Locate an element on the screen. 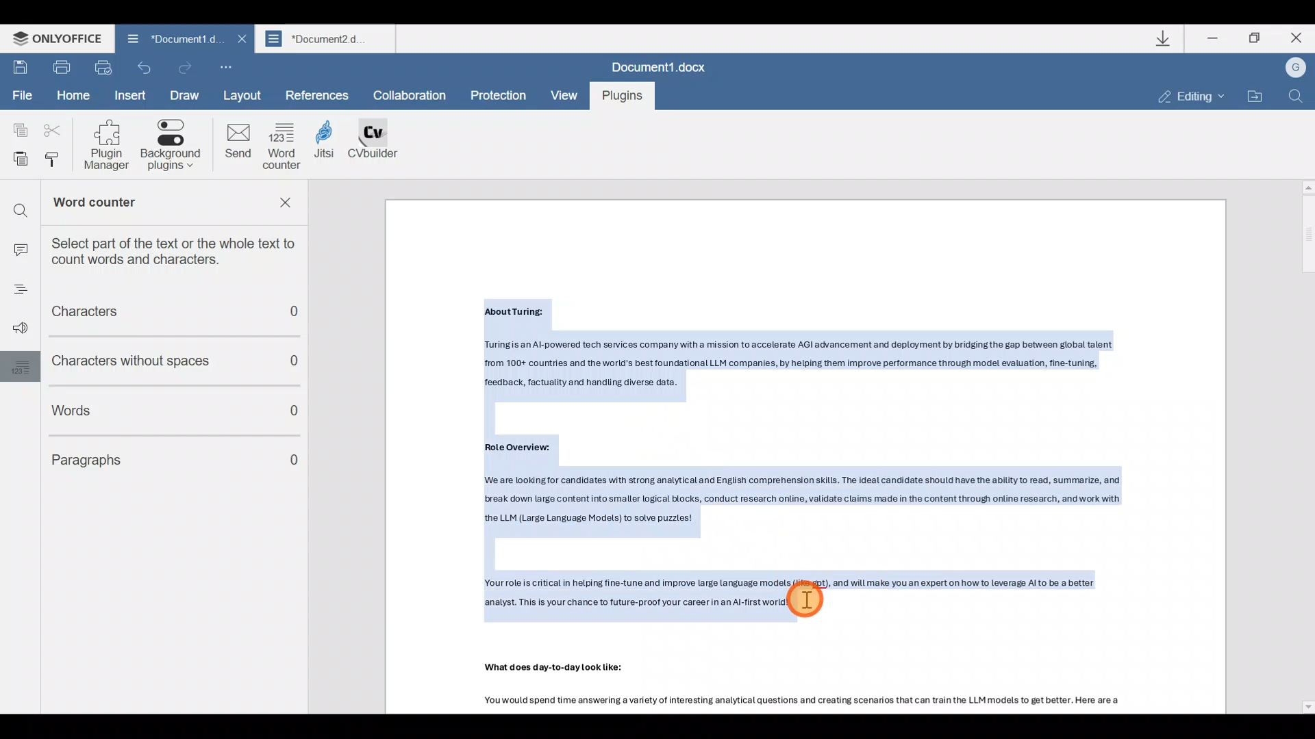  References is located at coordinates (318, 94).